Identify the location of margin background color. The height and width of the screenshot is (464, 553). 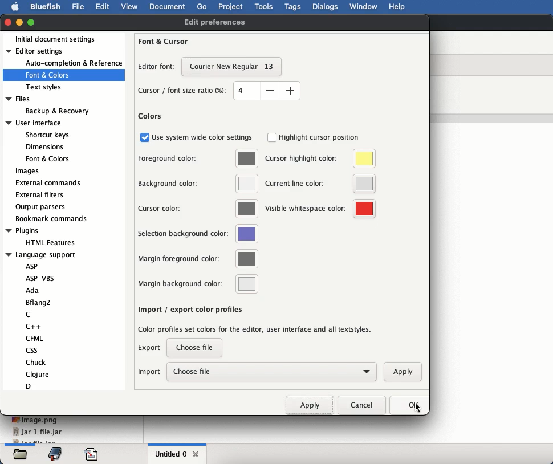
(197, 283).